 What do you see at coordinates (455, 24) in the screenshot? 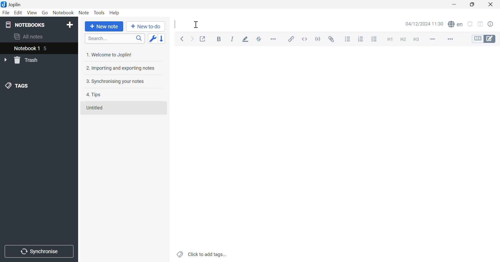
I see `spell checker` at bounding box center [455, 24].